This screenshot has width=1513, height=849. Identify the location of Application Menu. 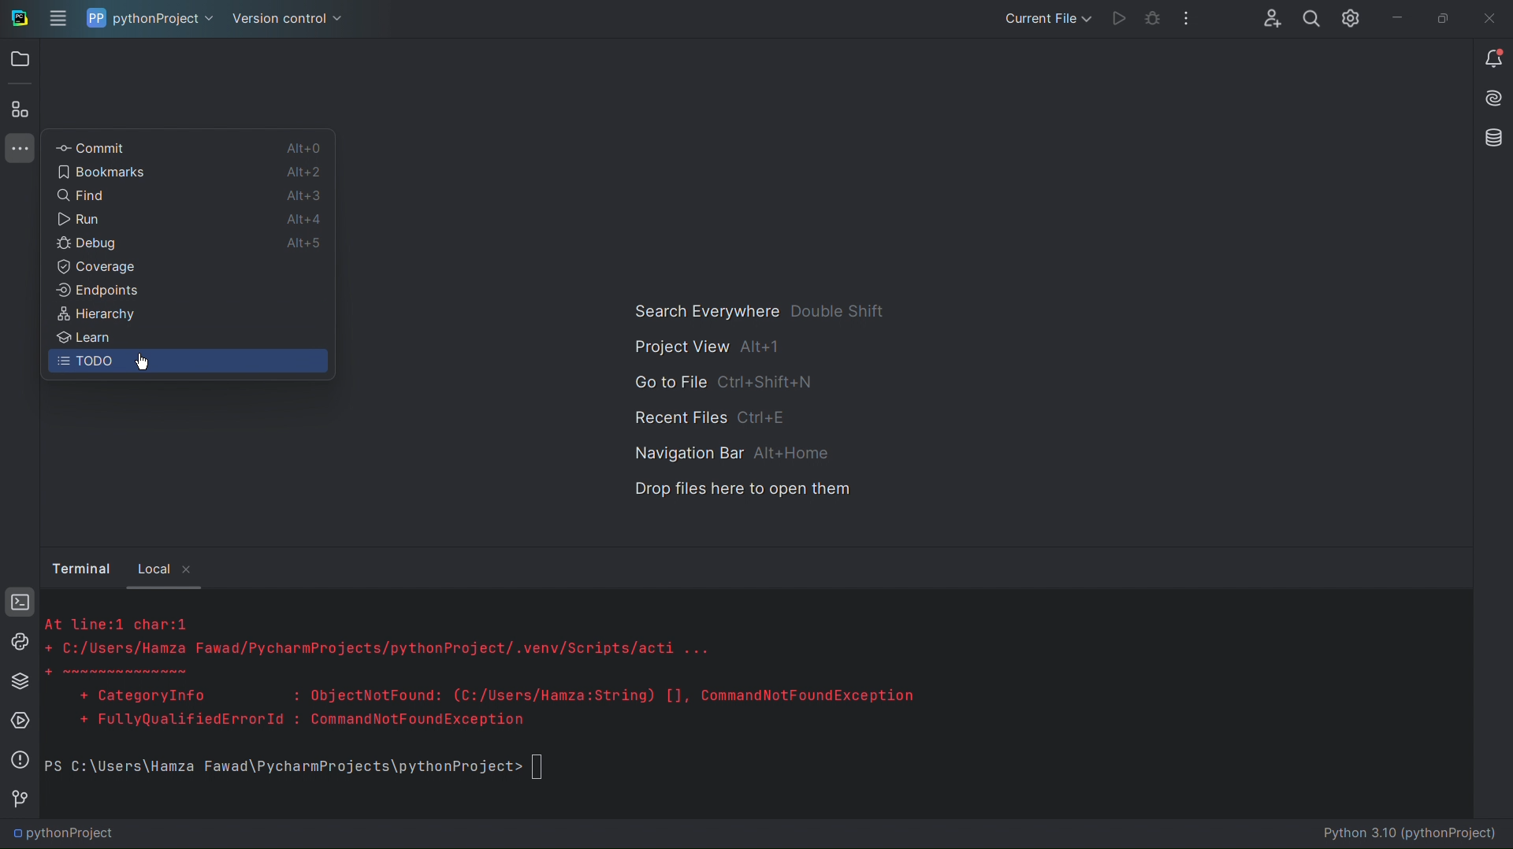
(56, 17).